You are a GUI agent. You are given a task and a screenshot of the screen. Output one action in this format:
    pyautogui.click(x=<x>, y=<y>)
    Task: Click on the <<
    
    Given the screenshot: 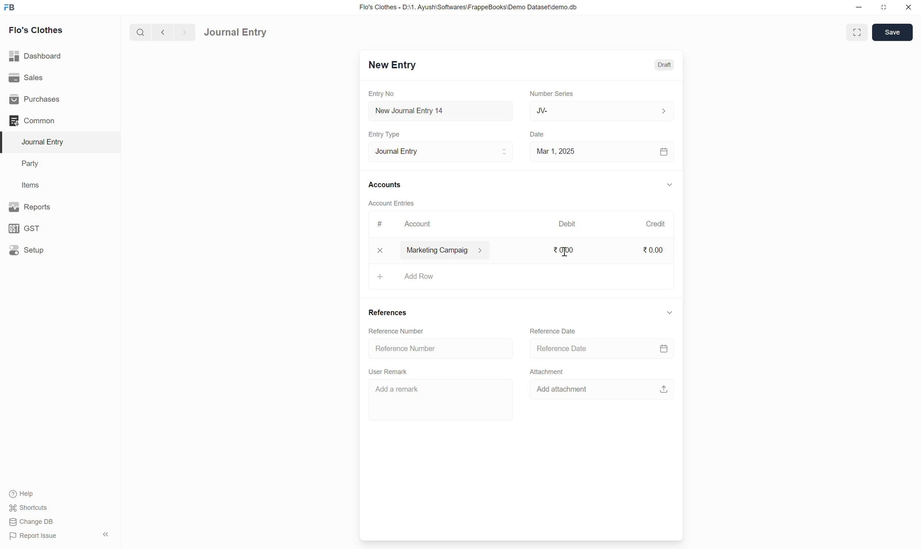 What is the action you would take?
    pyautogui.click(x=106, y=535)
    